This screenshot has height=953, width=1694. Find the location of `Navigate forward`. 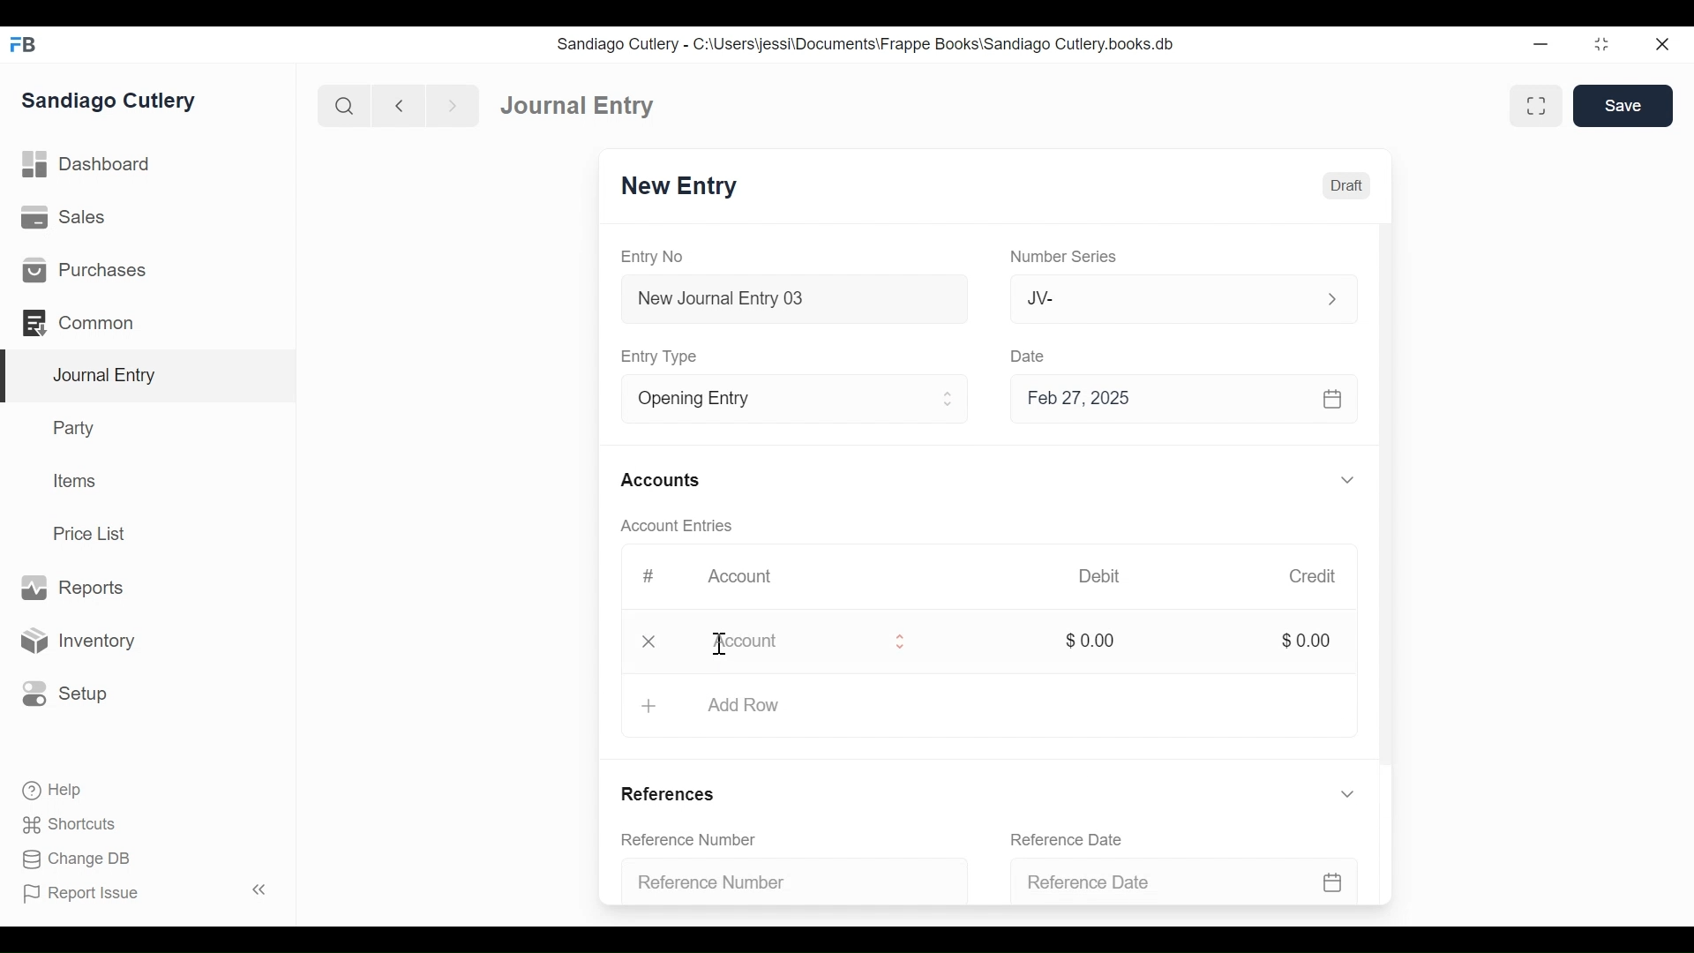

Navigate forward is located at coordinates (452, 106).